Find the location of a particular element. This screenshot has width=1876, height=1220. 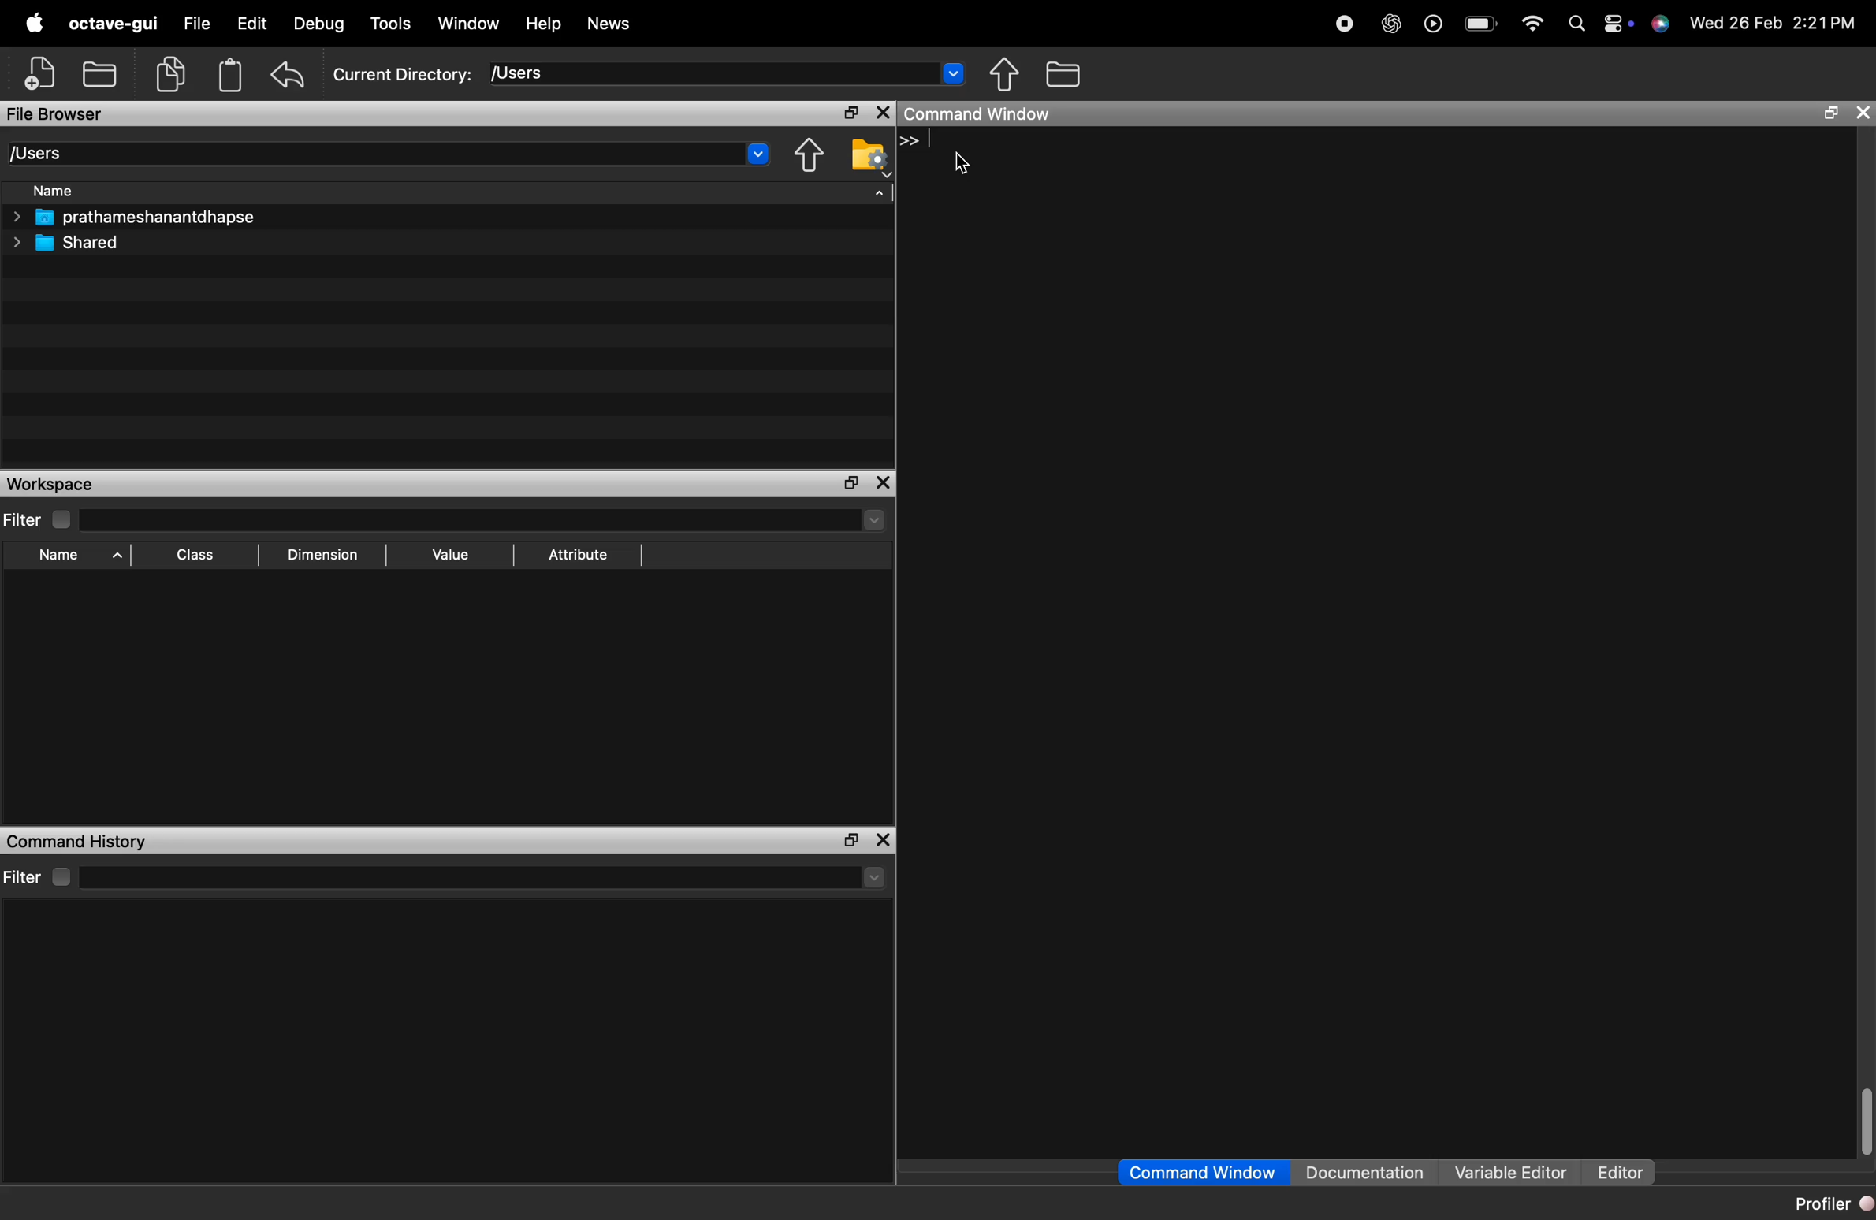

Profiler is located at coordinates (1834, 1200).